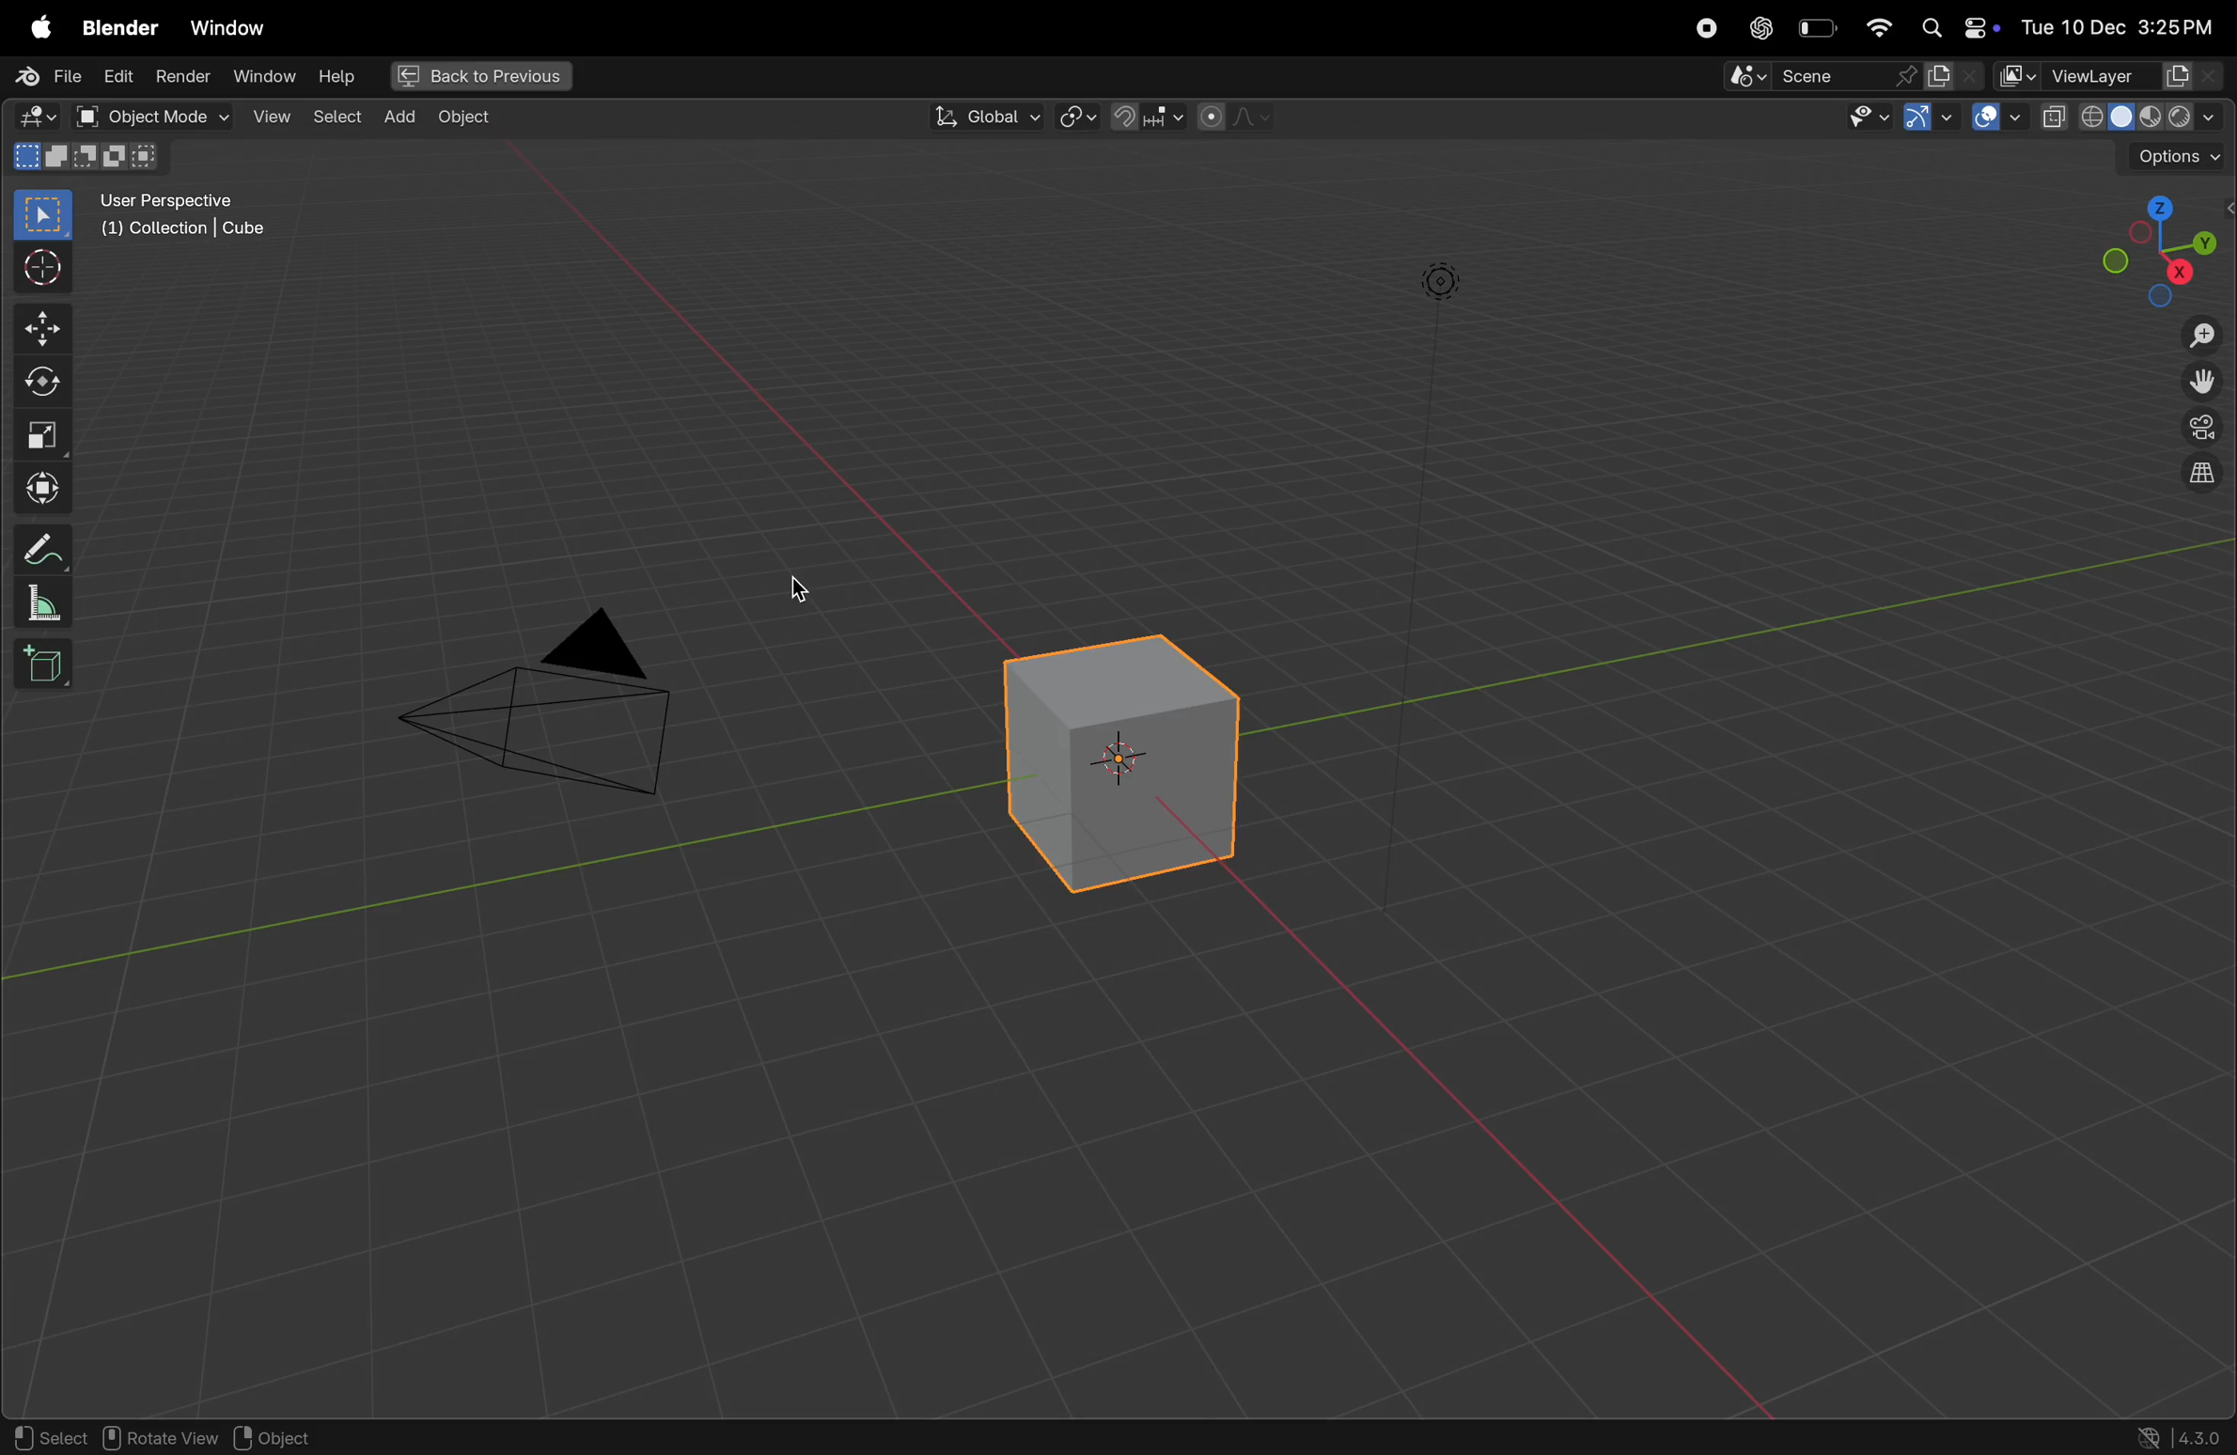 The image size is (2237, 1455). What do you see at coordinates (37, 216) in the screenshot?
I see `select` at bounding box center [37, 216].